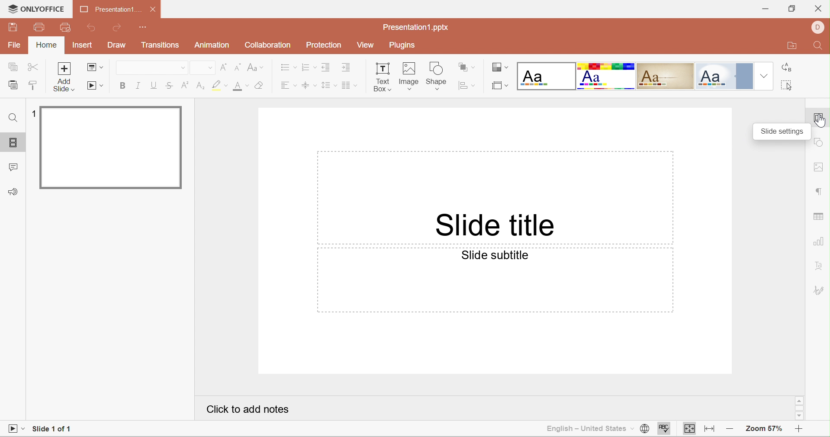 This screenshot has width=830, height=437. What do you see at coordinates (403, 46) in the screenshot?
I see `Plugins` at bounding box center [403, 46].